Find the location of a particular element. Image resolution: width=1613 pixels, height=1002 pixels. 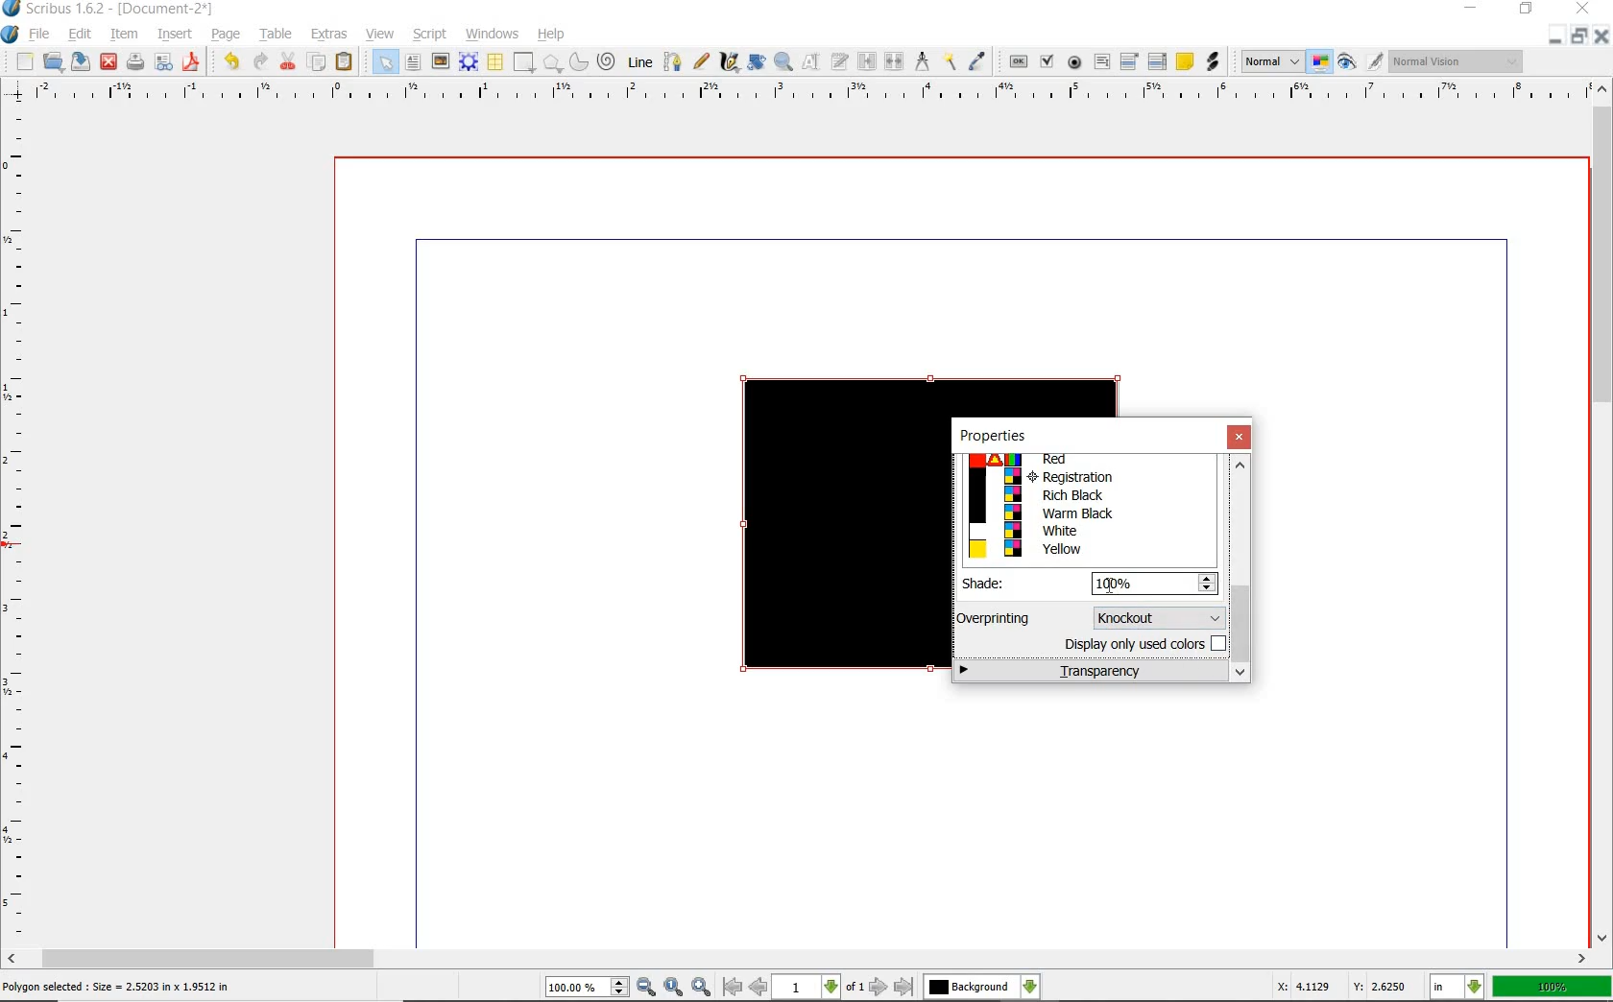

ruler is located at coordinates (804, 93).